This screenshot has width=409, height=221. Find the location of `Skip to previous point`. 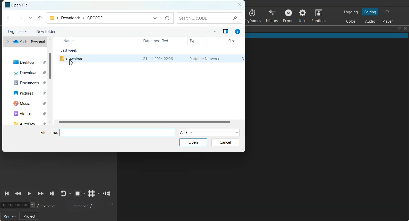

Skip to previous point is located at coordinates (7, 194).